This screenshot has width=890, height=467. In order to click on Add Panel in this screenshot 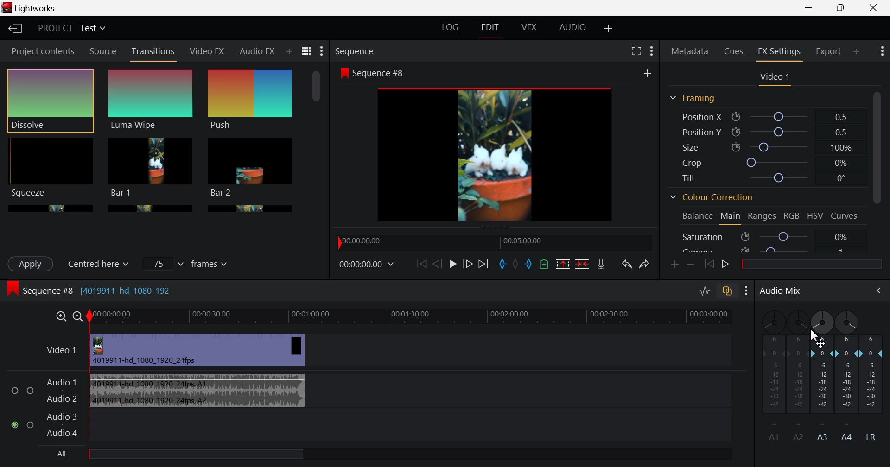, I will do `click(857, 51)`.